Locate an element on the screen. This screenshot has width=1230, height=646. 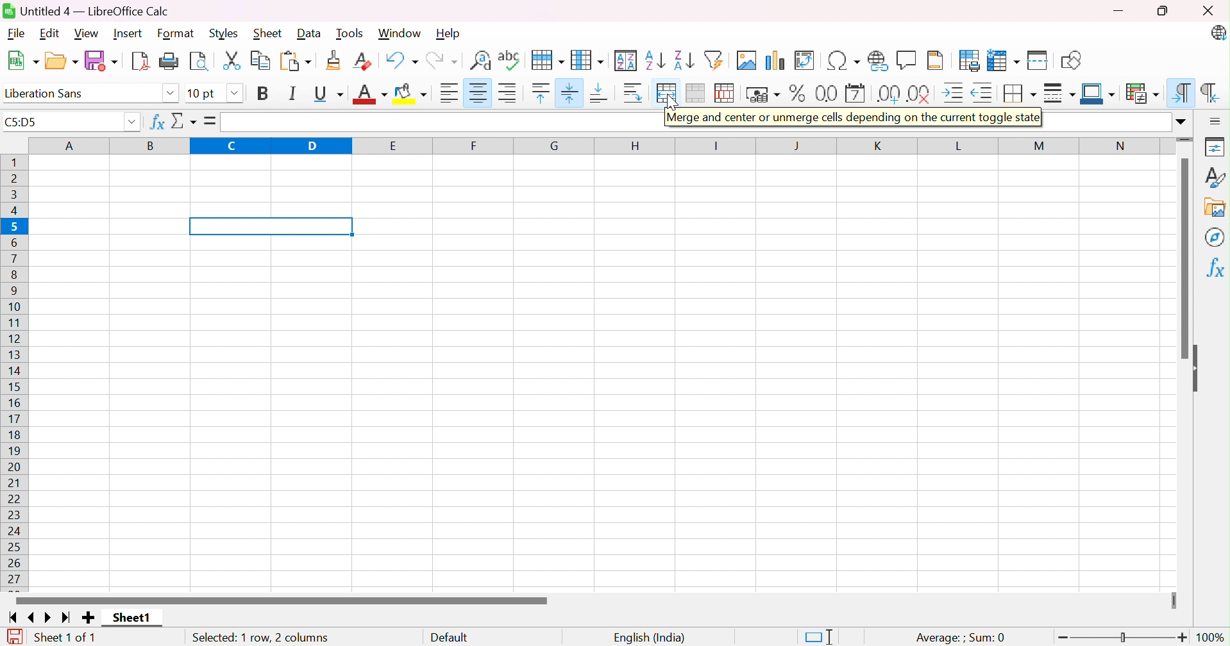
Drop Down is located at coordinates (234, 92).